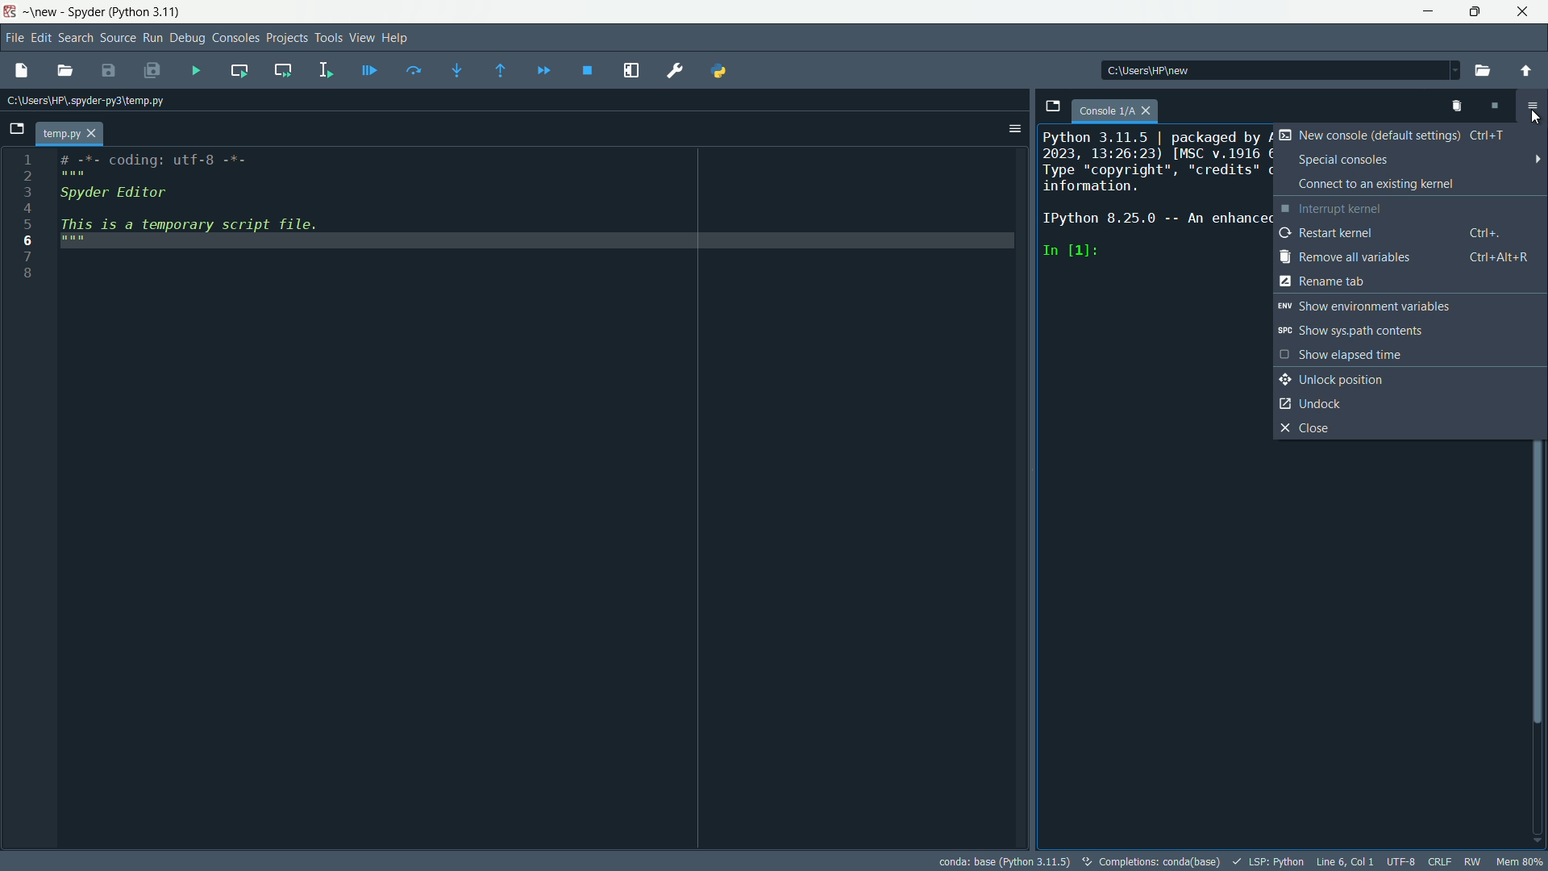 This screenshot has width=1548, height=871. What do you see at coordinates (1475, 11) in the screenshot?
I see `restore` at bounding box center [1475, 11].